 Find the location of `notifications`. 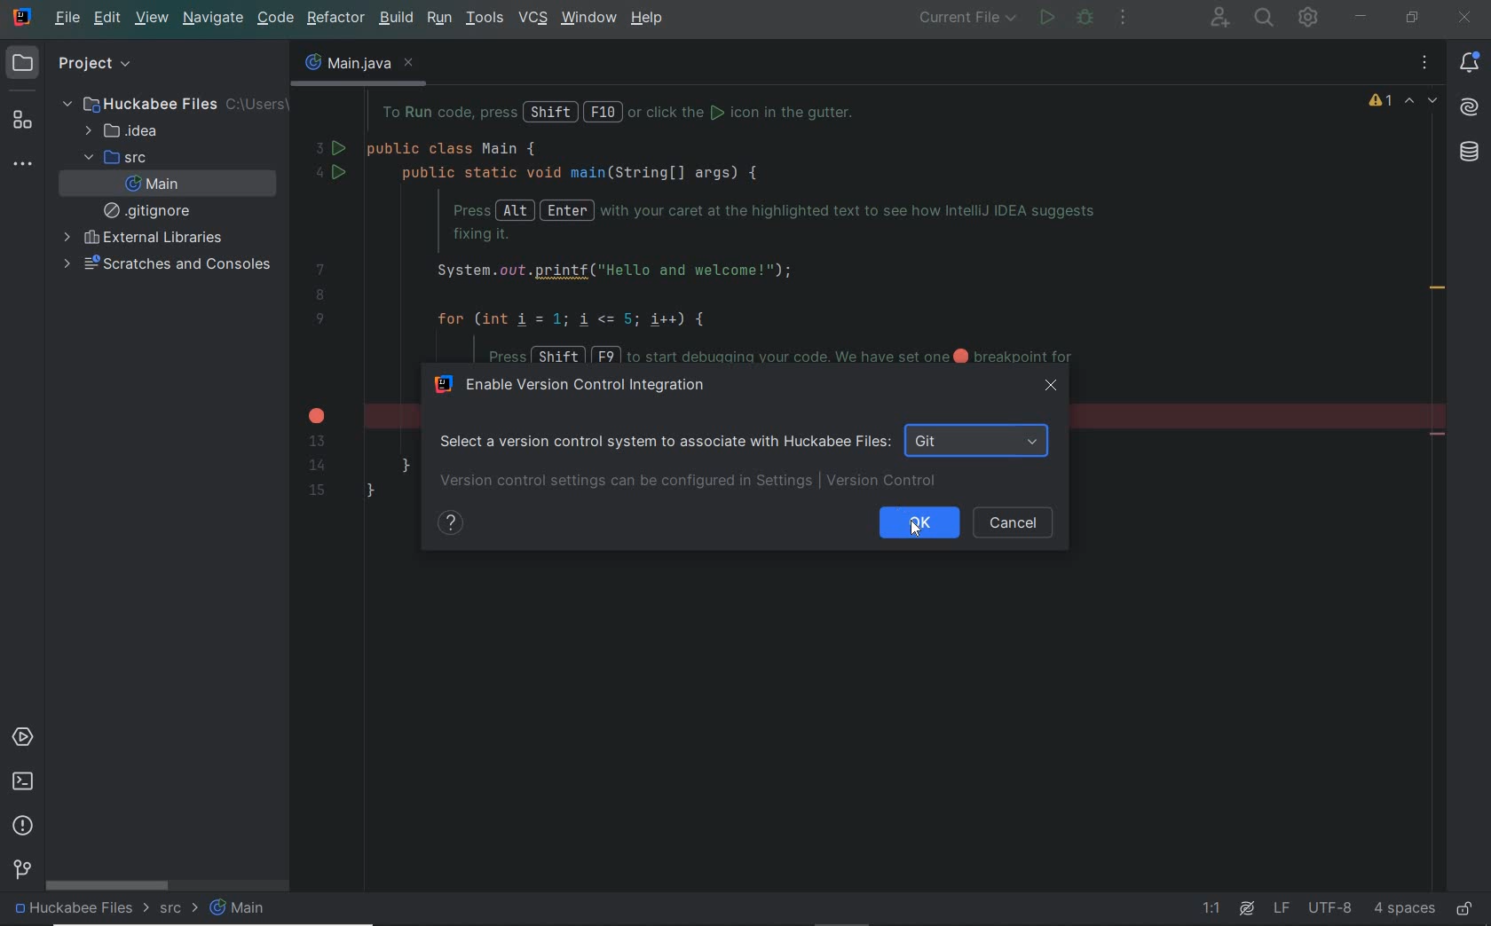

notifications is located at coordinates (1472, 64).